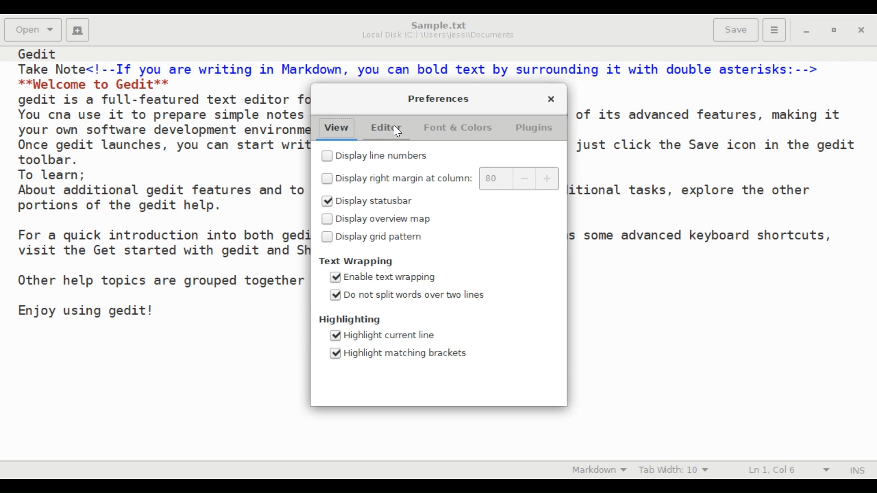 The height and width of the screenshot is (493, 877). Describe the element at coordinates (526, 178) in the screenshot. I see `decrease margin` at that location.